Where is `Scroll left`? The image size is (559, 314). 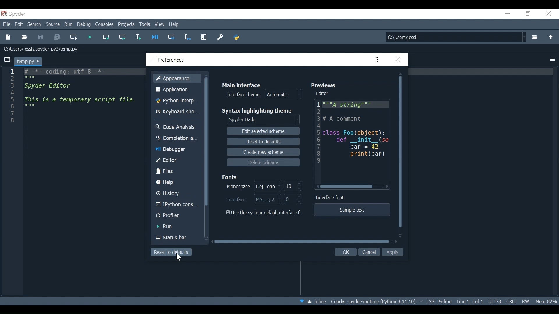 Scroll left is located at coordinates (318, 186).